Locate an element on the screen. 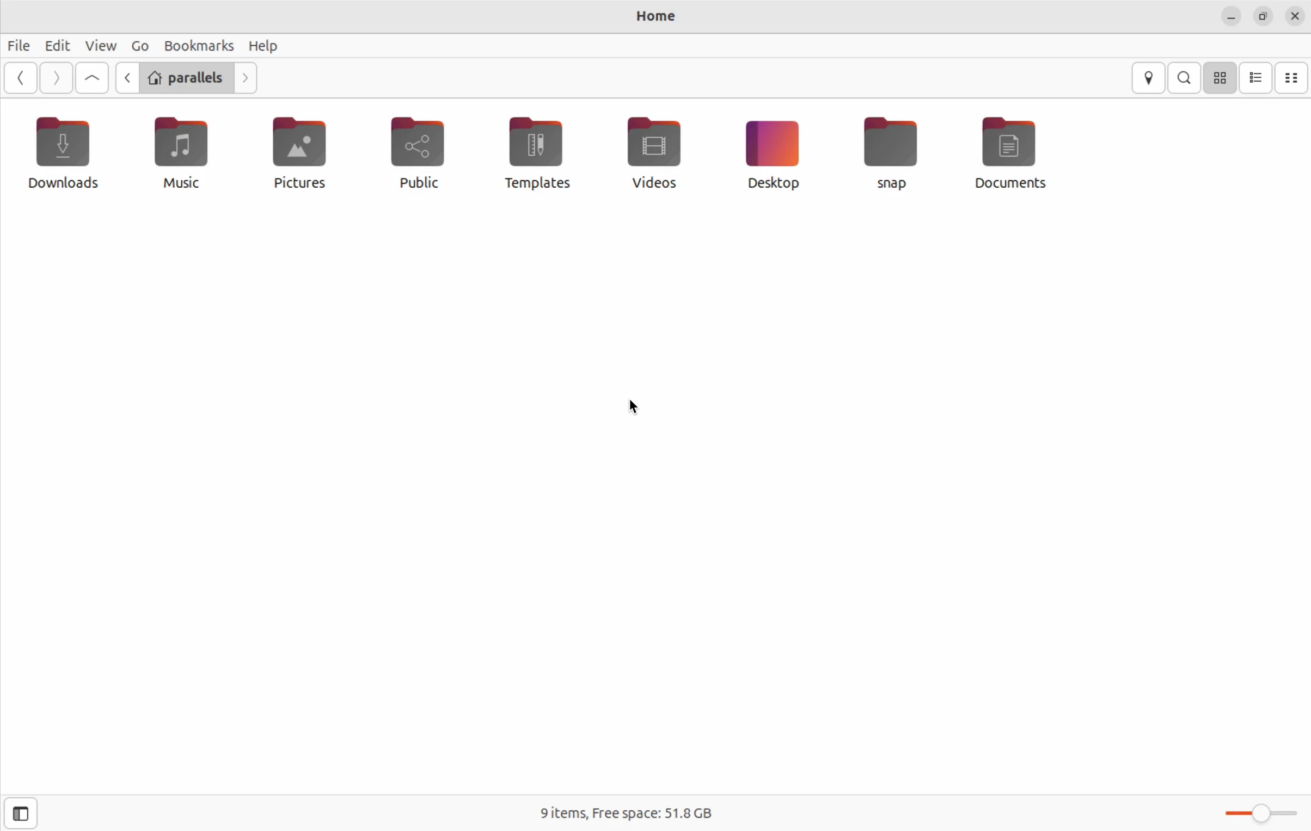 The height and width of the screenshot is (831, 1311). minimize is located at coordinates (1232, 17).